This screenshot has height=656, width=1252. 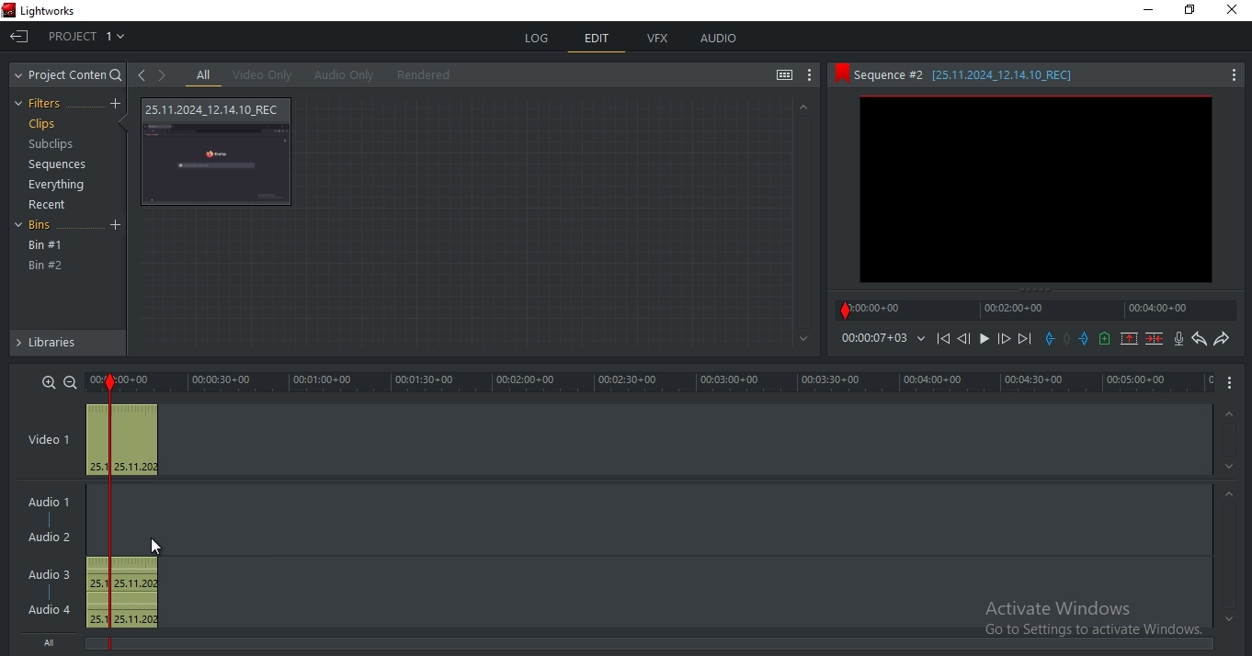 What do you see at coordinates (1068, 339) in the screenshot?
I see `Add mark` at bounding box center [1068, 339].